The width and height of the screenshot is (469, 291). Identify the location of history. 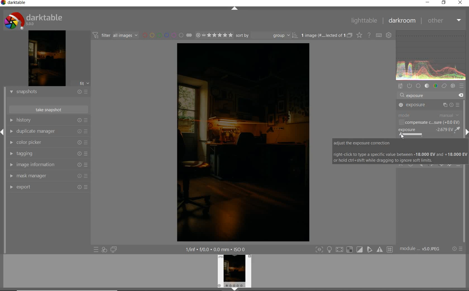
(49, 120).